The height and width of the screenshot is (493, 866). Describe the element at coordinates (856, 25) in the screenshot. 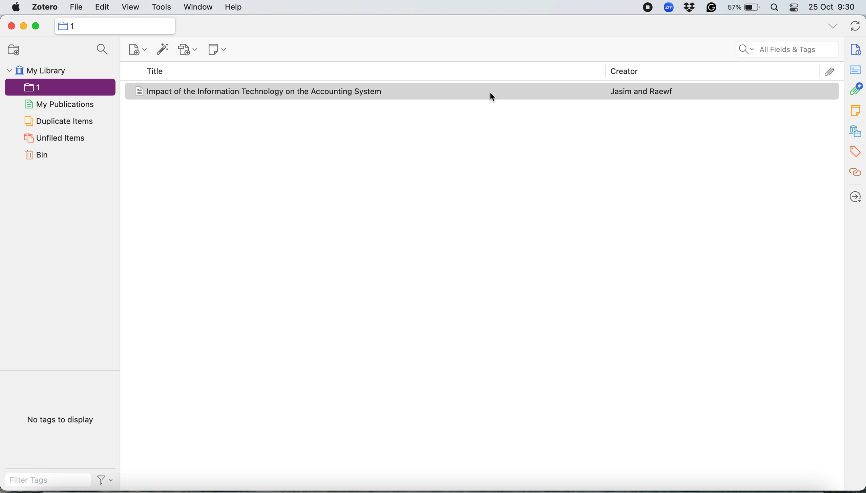

I see `sync with zotero.org` at that location.